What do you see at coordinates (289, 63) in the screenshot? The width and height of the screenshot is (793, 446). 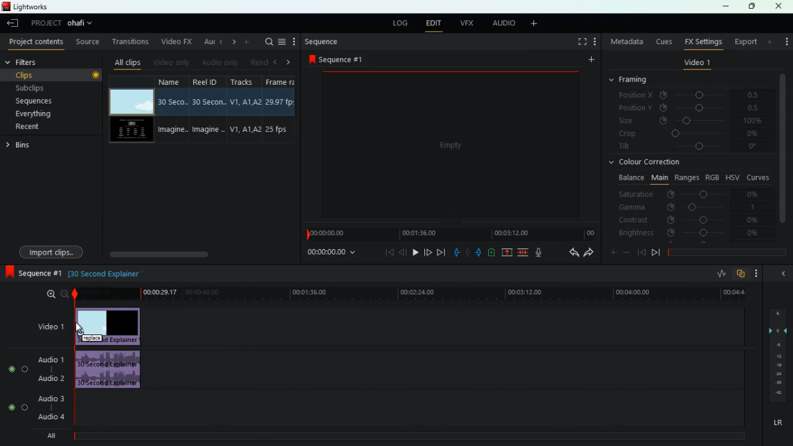 I see `right` at bounding box center [289, 63].